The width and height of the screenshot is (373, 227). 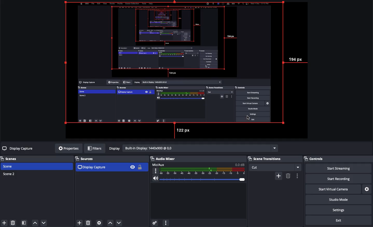 I want to click on Audio Mixer, so click(x=198, y=171).